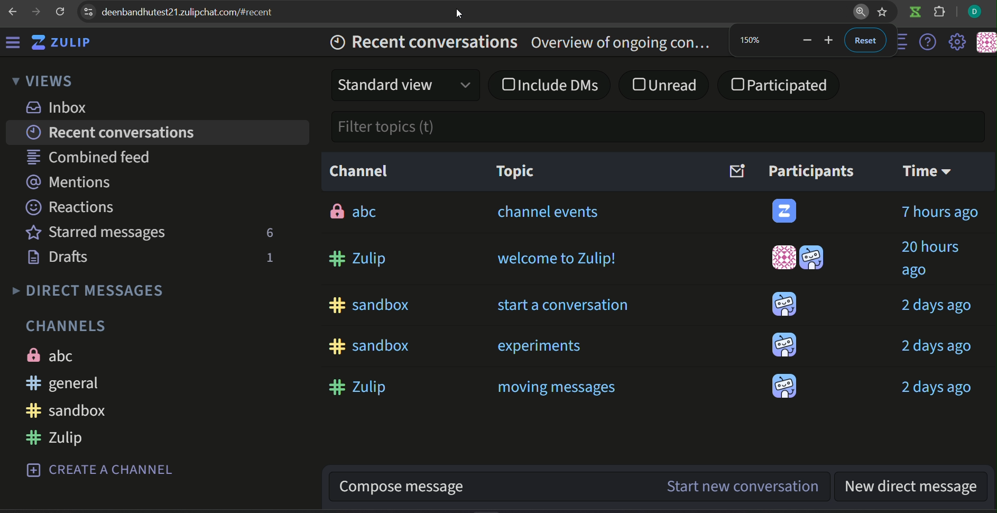  I want to click on #sandbox, so click(370, 305).